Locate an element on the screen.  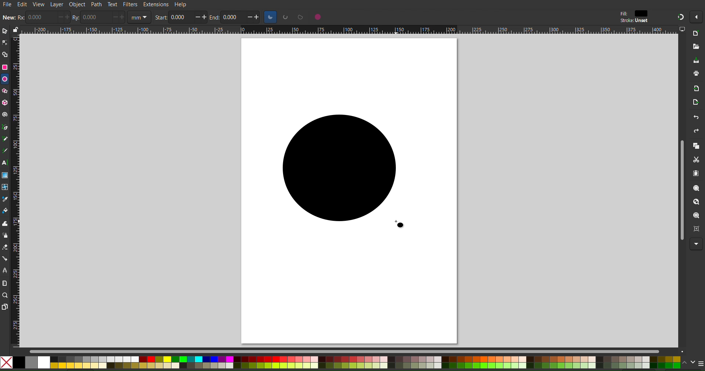
Open Export is located at coordinates (697, 101).